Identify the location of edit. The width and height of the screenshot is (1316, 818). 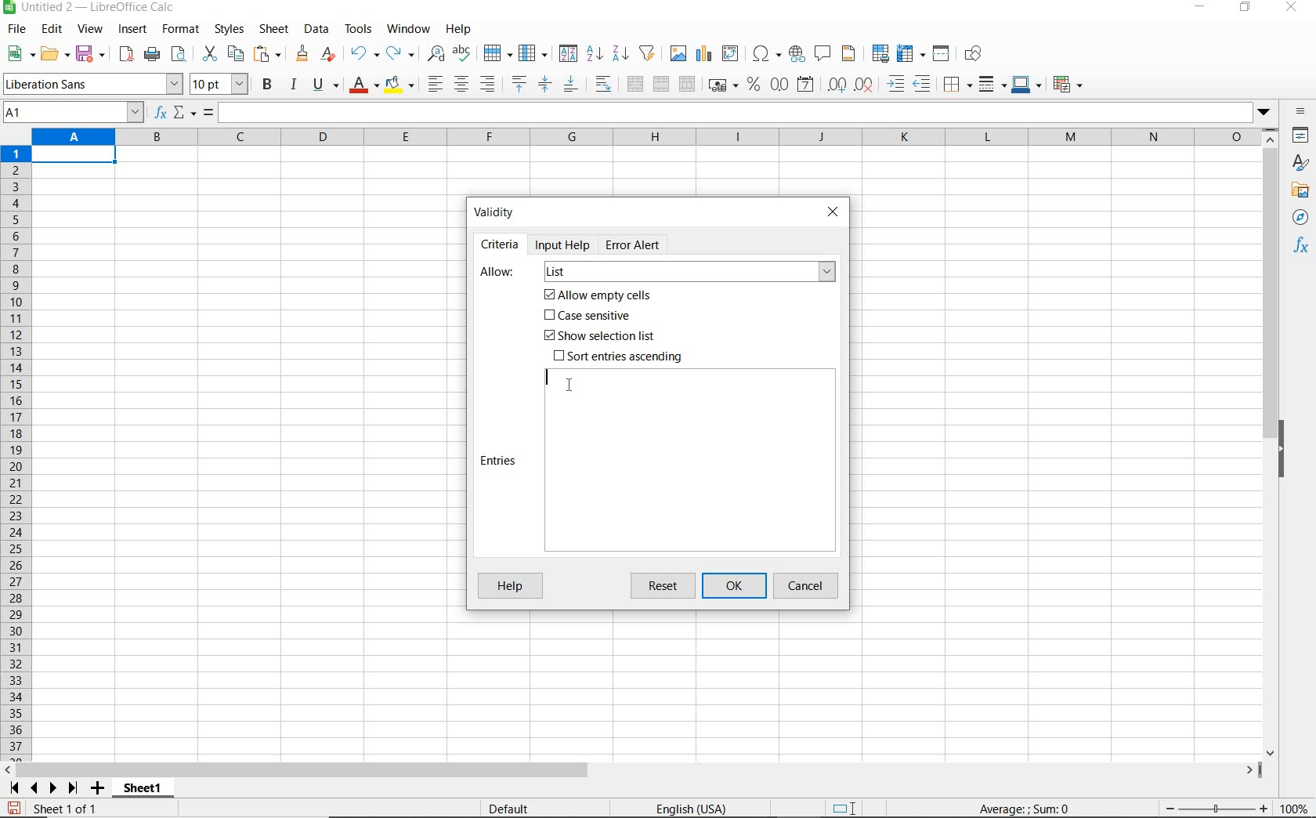
(52, 31).